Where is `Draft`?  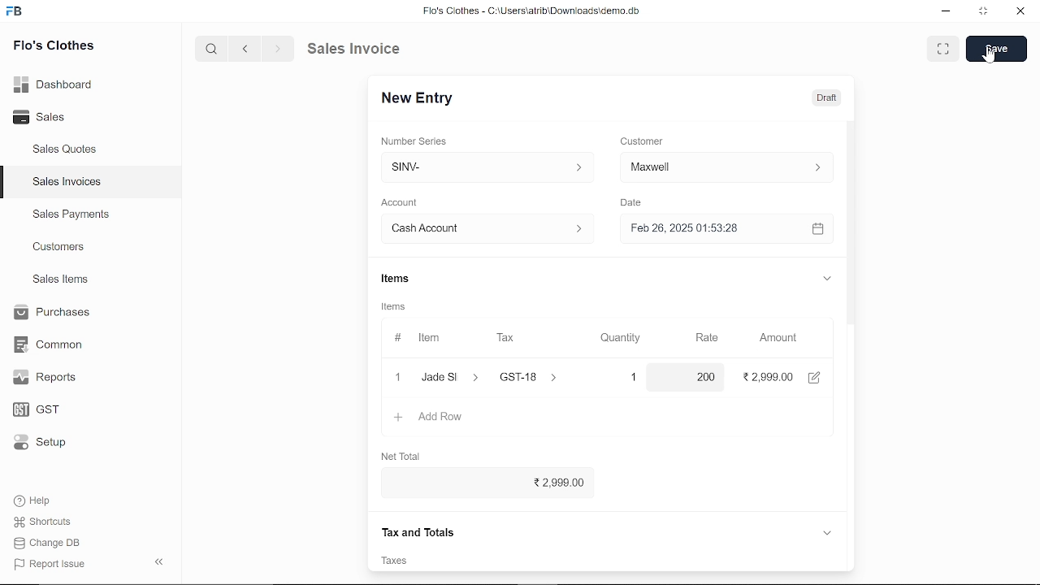 Draft is located at coordinates (817, 97).